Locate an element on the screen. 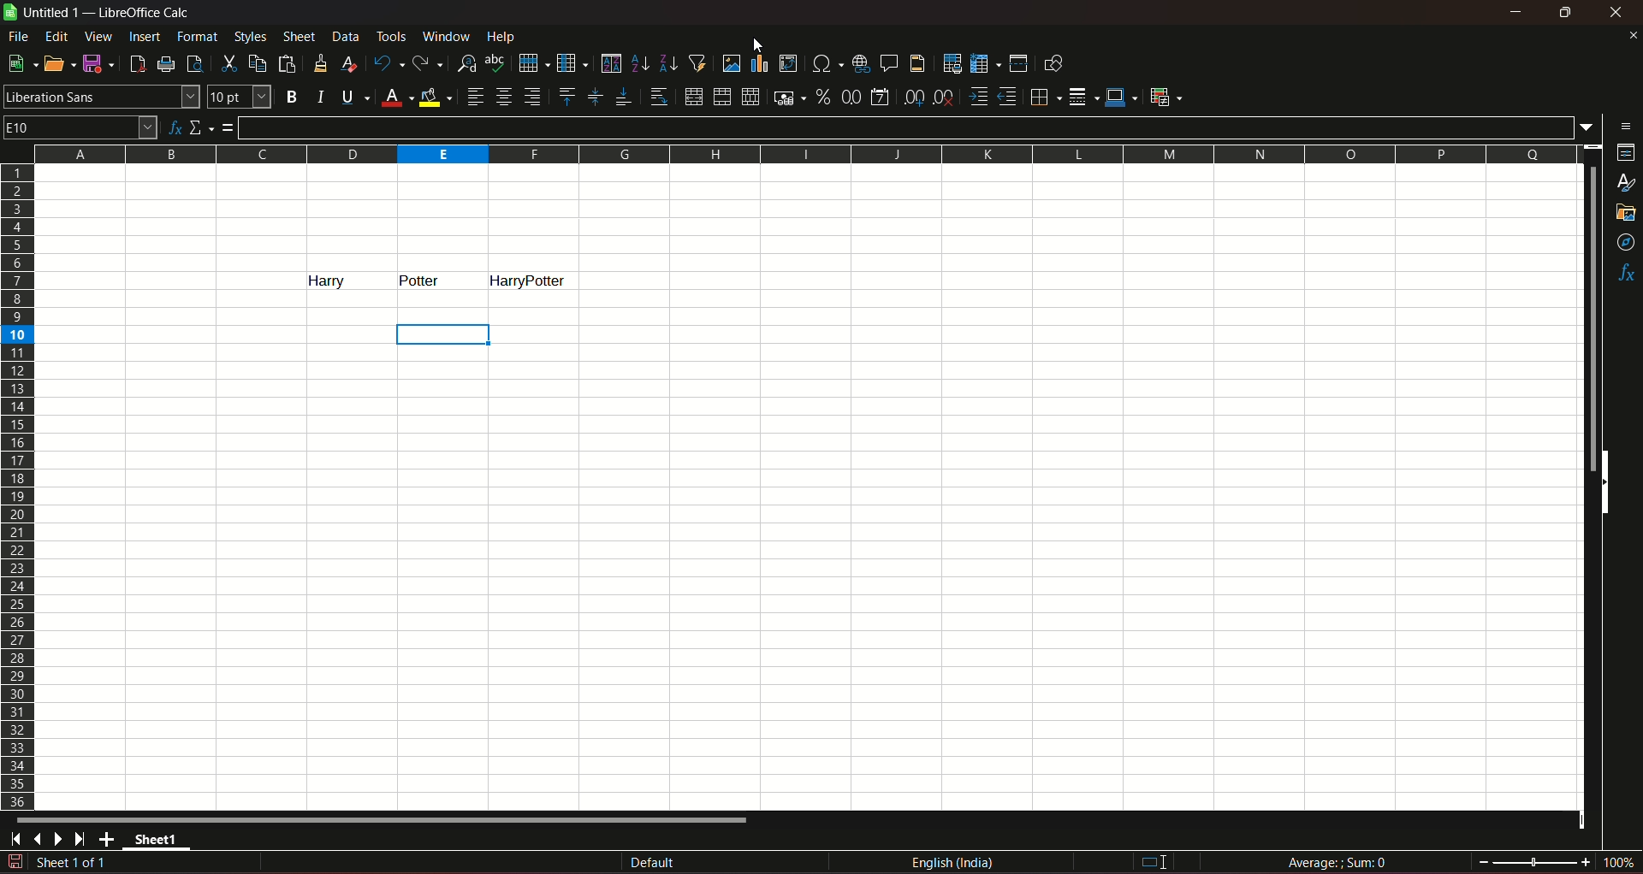  minimize is located at coordinates (1517, 12).